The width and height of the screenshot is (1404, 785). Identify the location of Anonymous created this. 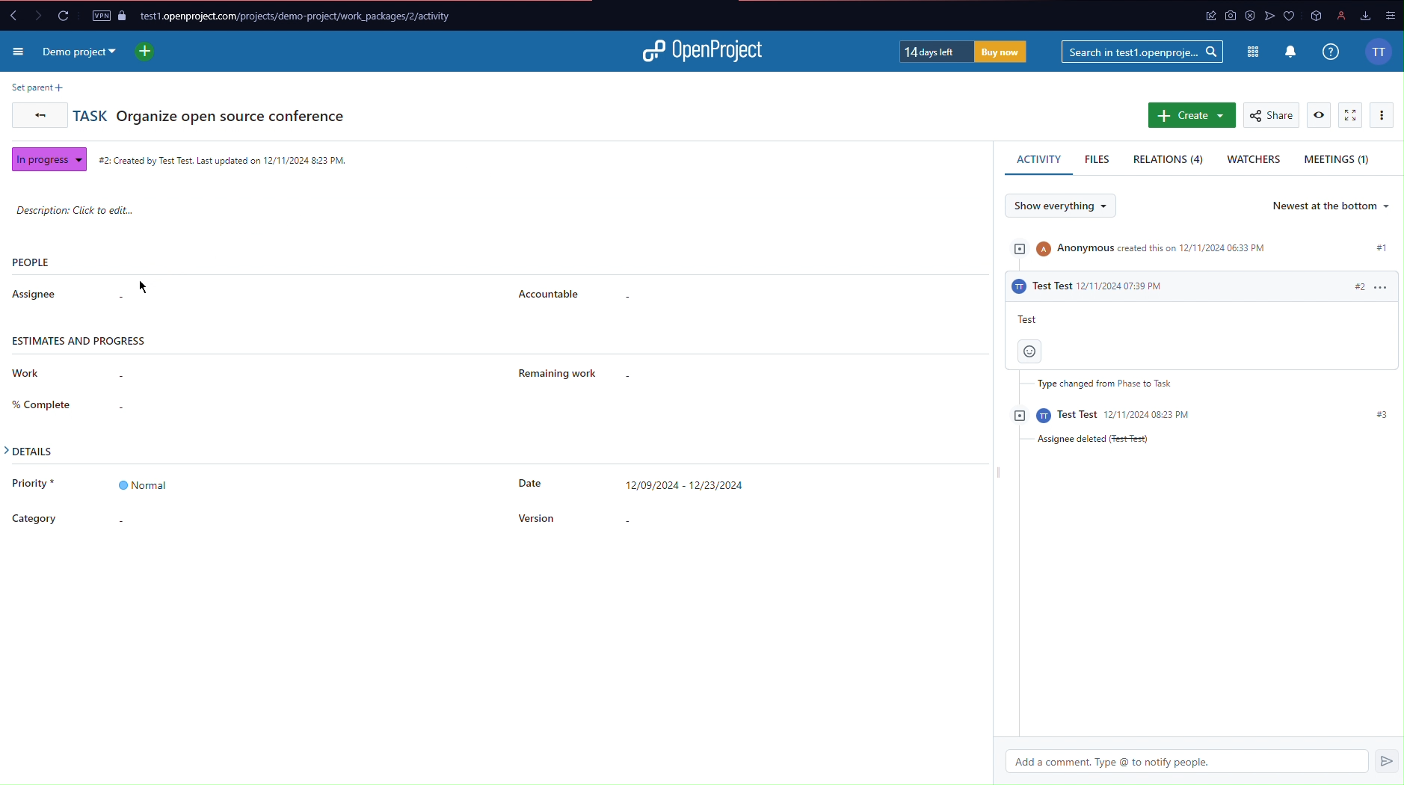
(1144, 245).